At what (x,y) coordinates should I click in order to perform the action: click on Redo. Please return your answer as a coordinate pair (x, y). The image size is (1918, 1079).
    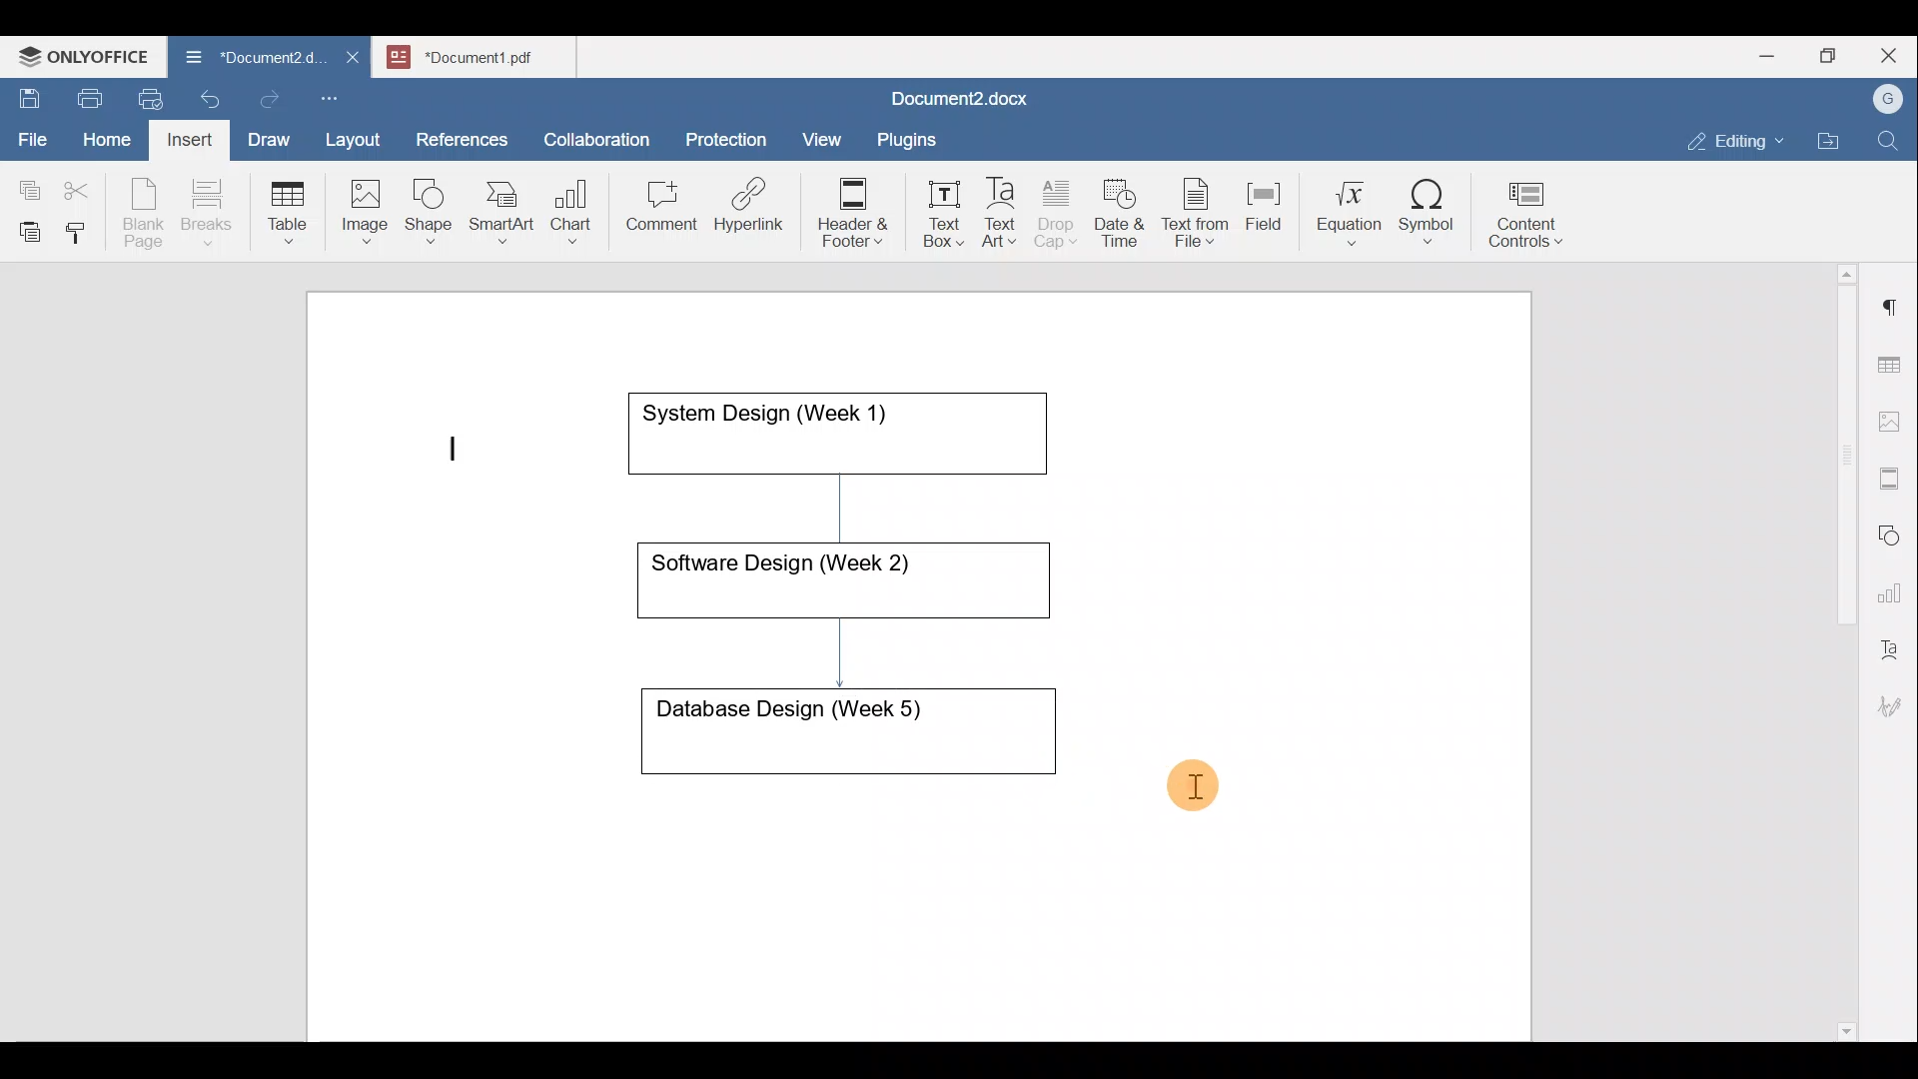
    Looking at the image, I should click on (269, 100).